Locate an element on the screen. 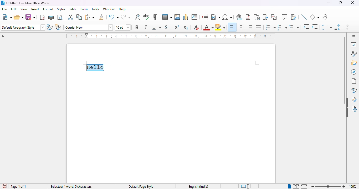 The image size is (359, 189). ruler is located at coordinates (170, 35).